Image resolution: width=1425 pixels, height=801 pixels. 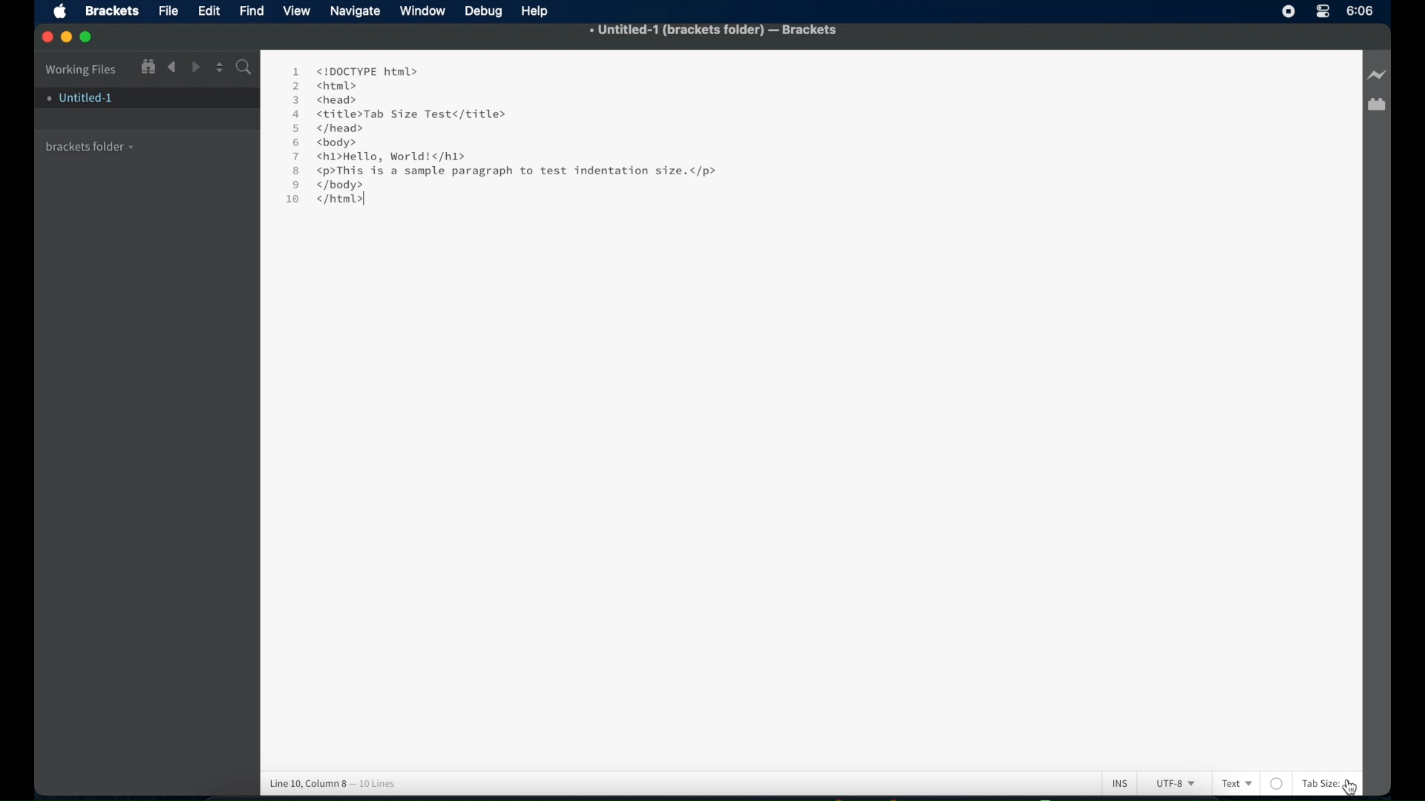 I want to click on 7 <h1>Hello, World!</h1>, so click(x=381, y=156).